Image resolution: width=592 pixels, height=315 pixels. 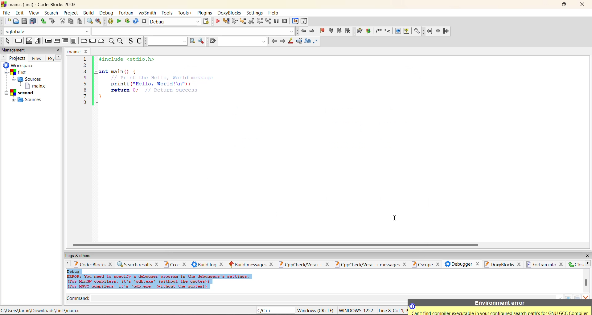 What do you see at coordinates (201, 41) in the screenshot?
I see `show options window` at bounding box center [201, 41].